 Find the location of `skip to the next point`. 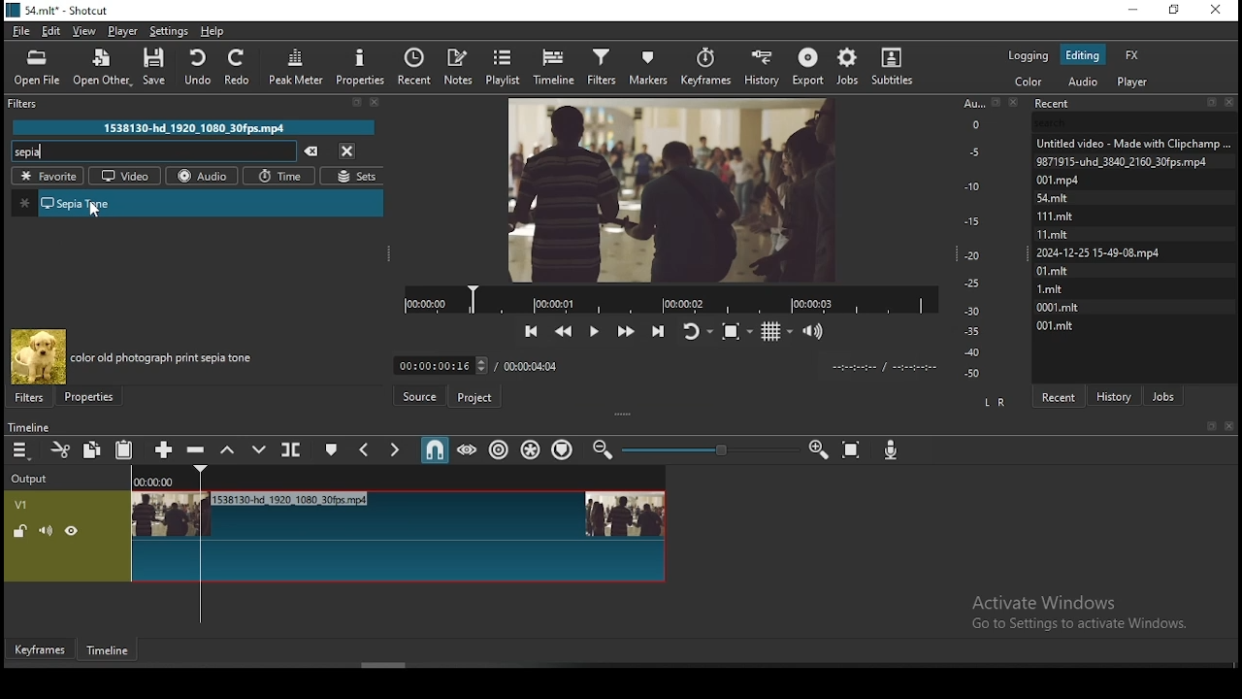

skip to the next point is located at coordinates (659, 331).